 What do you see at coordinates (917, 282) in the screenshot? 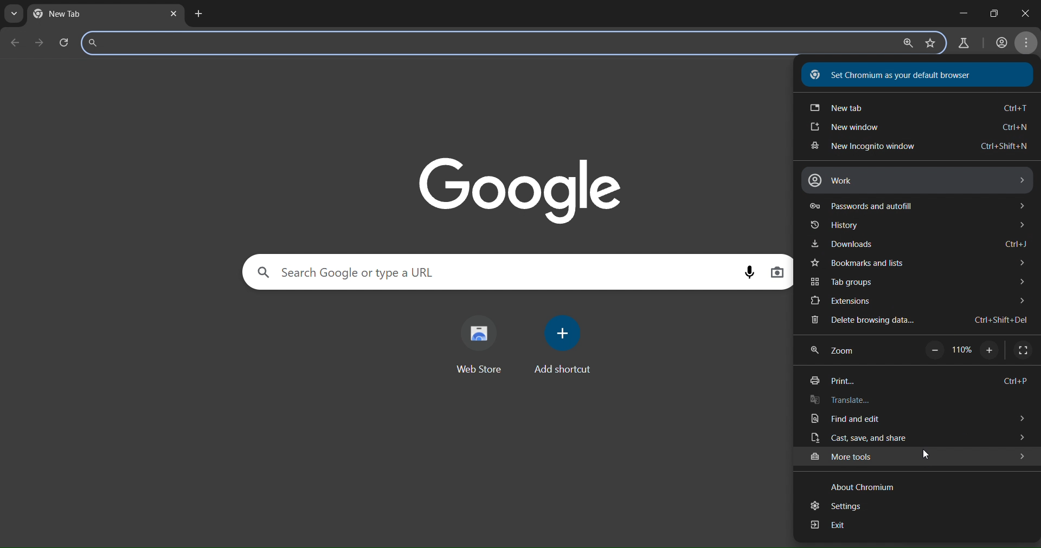
I see `tab groups` at bounding box center [917, 282].